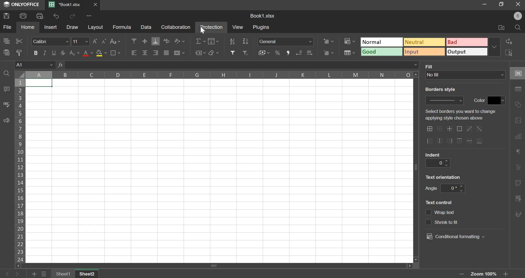 This screenshot has width=525, height=278. What do you see at coordinates (463, 115) in the screenshot?
I see `text` at bounding box center [463, 115].